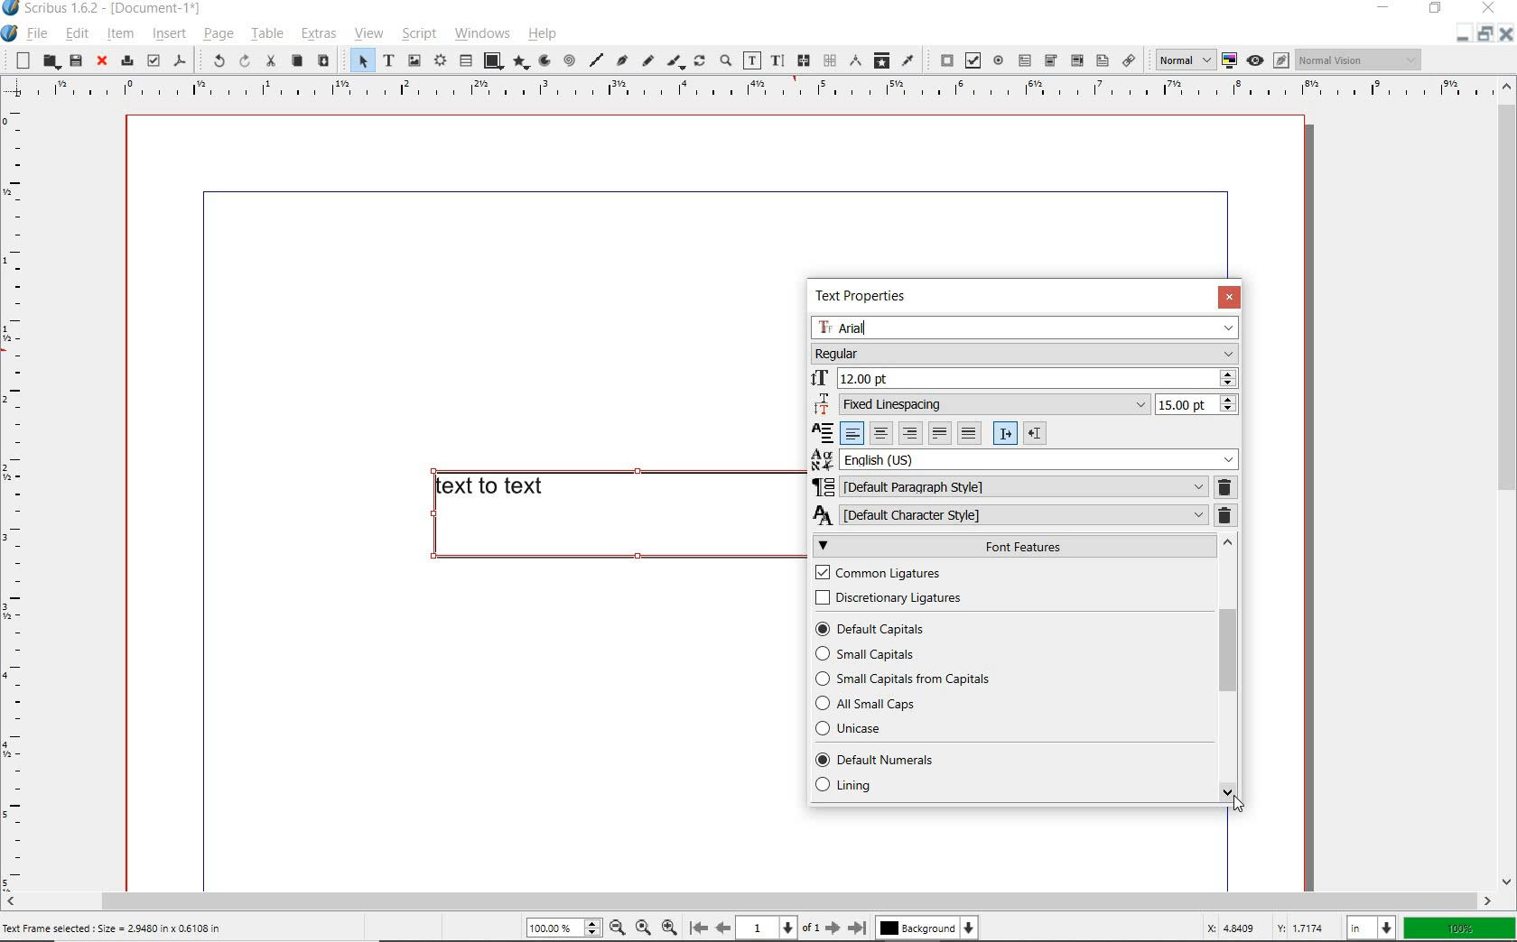 This screenshot has height=942, width=1517. I want to click on close, so click(1489, 8).